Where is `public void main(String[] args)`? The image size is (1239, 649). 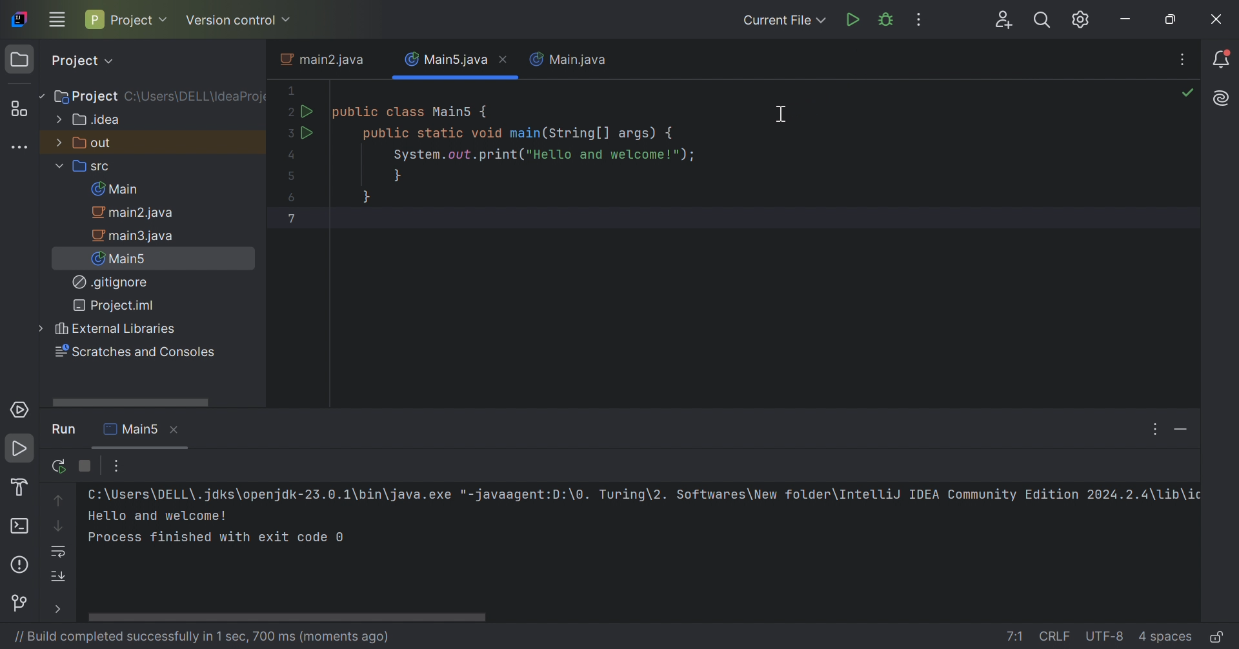
public void main(String[] args) is located at coordinates (521, 134).